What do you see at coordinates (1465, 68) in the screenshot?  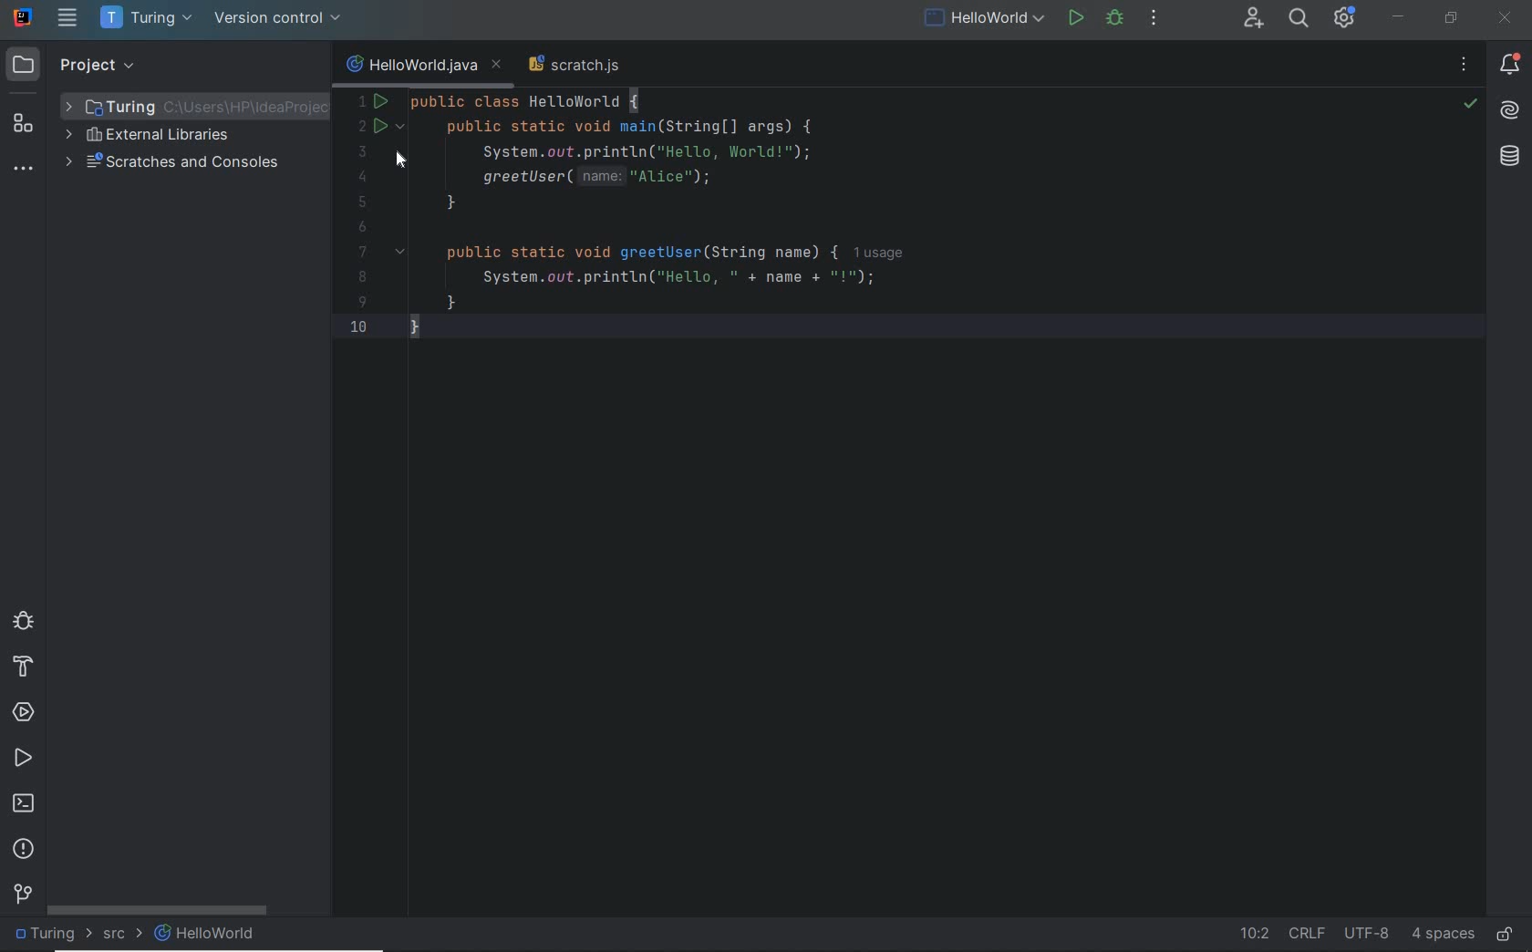 I see `recent files, tab actions` at bounding box center [1465, 68].